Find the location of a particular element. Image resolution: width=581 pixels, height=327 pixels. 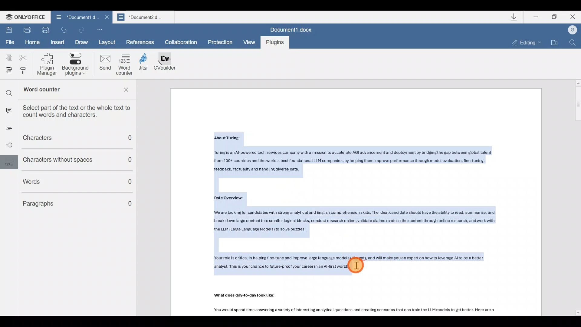

Close is located at coordinates (572, 17).